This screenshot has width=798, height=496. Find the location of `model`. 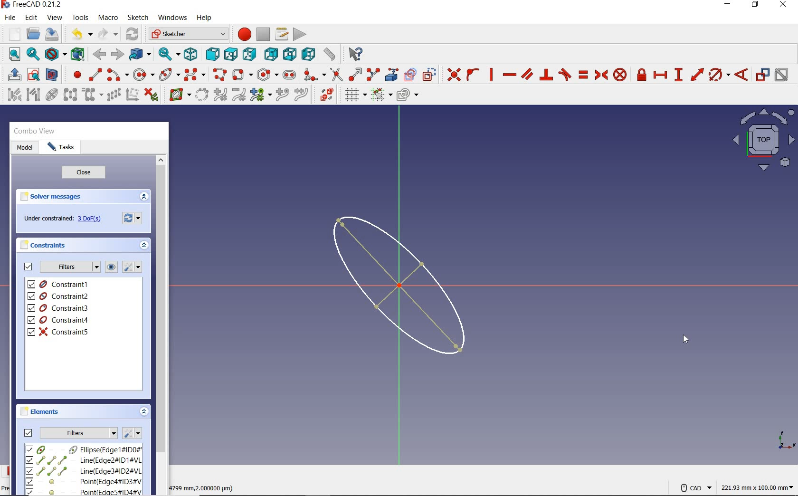

model is located at coordinates (25, 148).